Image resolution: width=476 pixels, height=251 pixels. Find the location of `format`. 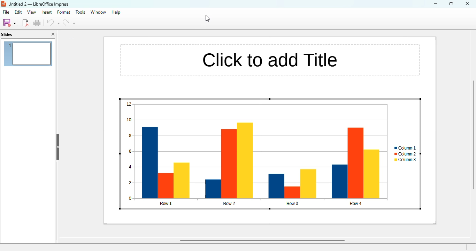

format is located at coordinates (64, 12).